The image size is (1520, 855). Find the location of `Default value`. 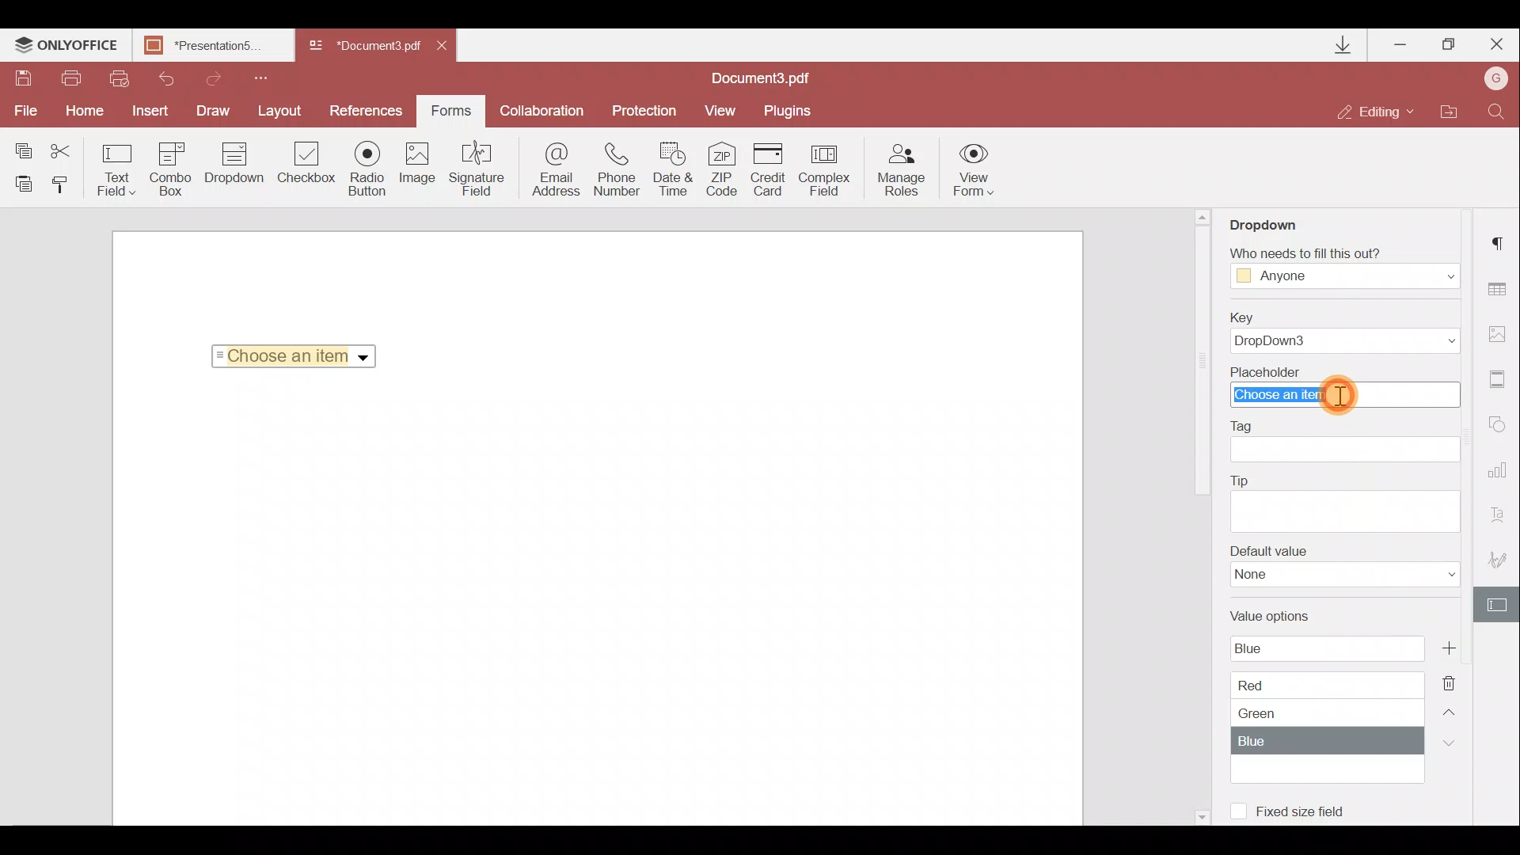

Default value is located at coordinates (1339, 571).